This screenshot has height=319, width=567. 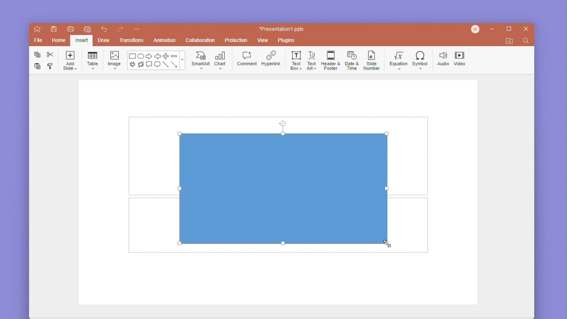 I want to click on print file, so click(x=69, y=29).